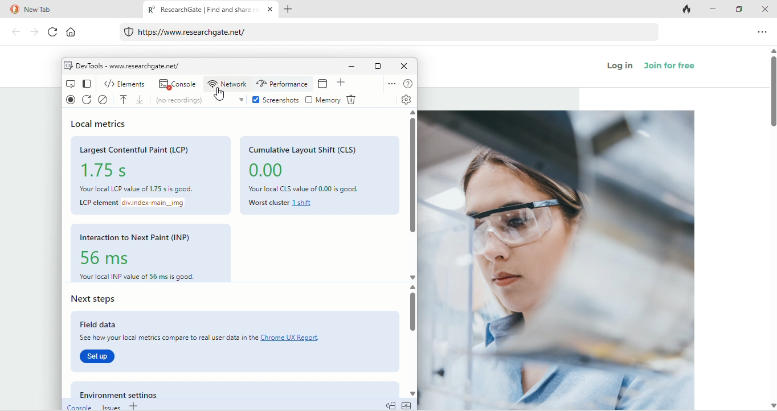 Image resolution: width=777 pixels, height=411 pixels. I want to click on DevTools - www.researchgate.net/, so click(128, 65).